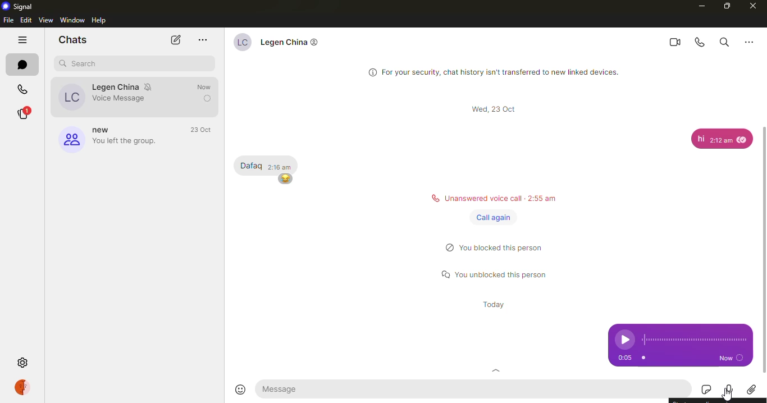  Describe the element at coordinates (676, 41) in the screenshot. I see `video call` at that location.